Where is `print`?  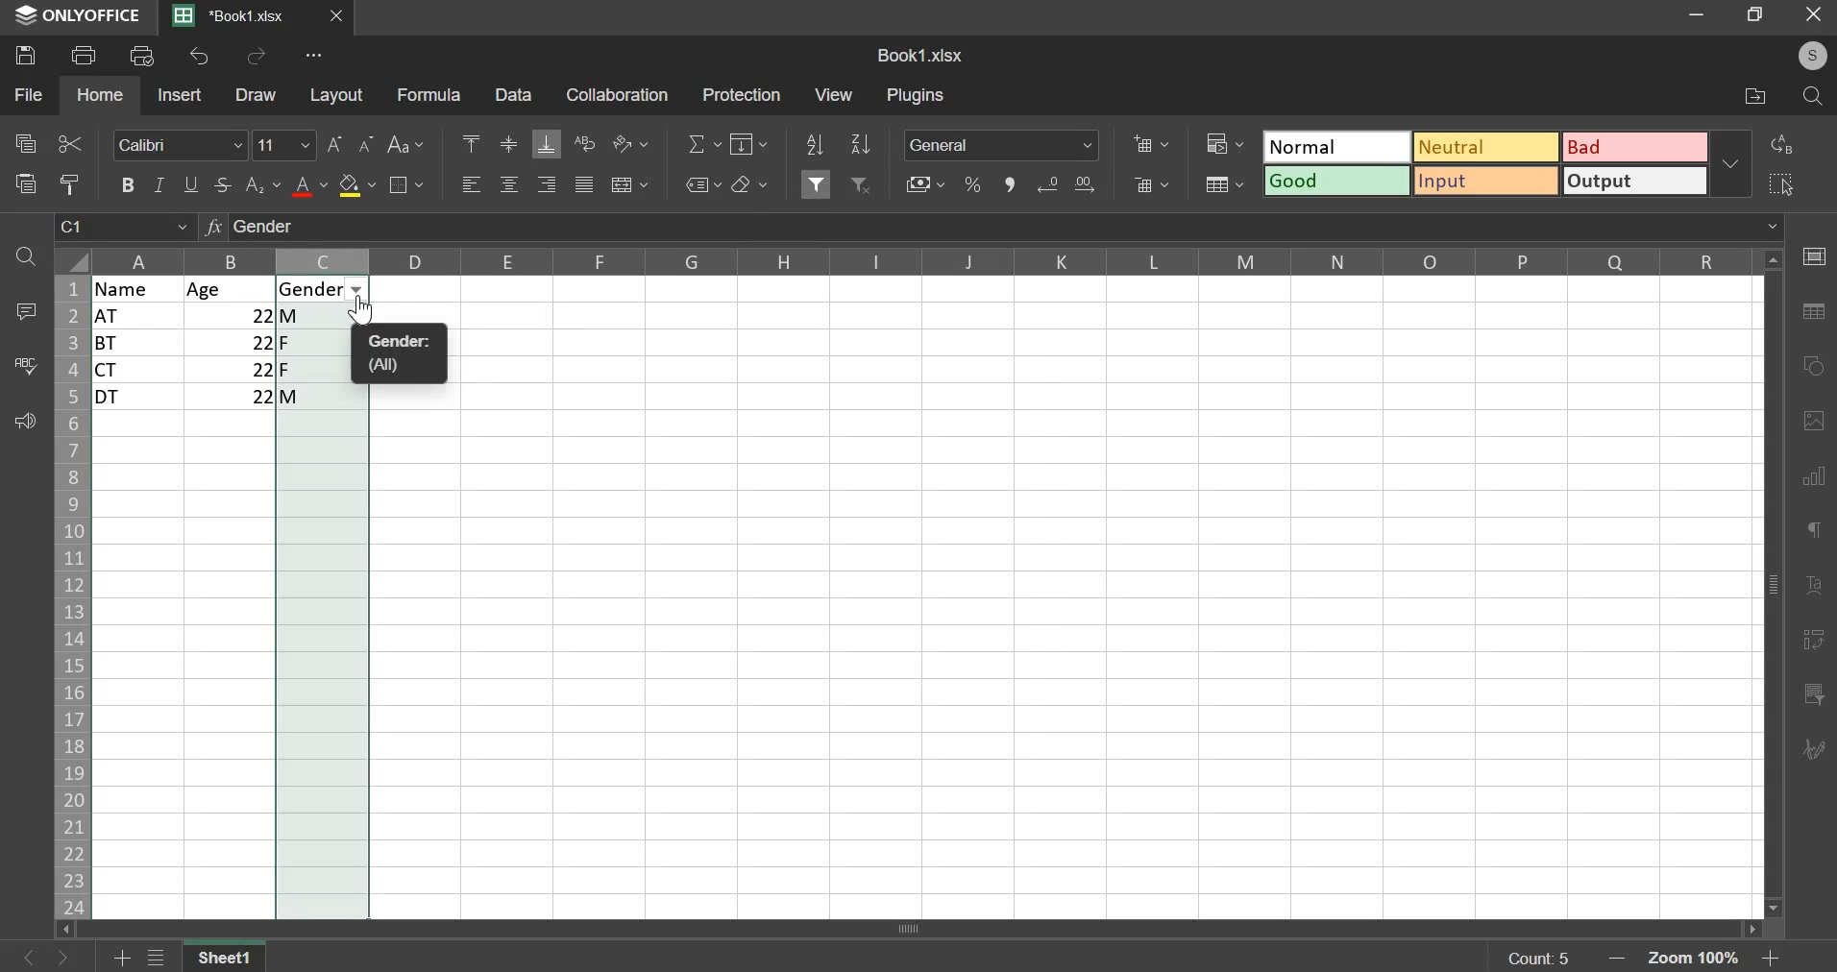
print is located at coordinates (84, 54).